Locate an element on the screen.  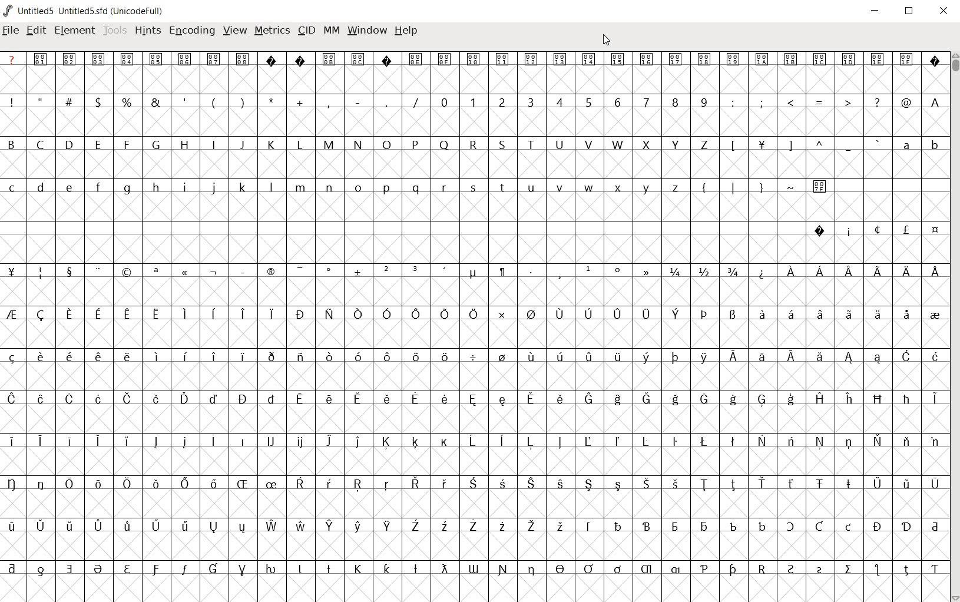
Symbol is located at coordinates (675, 59).